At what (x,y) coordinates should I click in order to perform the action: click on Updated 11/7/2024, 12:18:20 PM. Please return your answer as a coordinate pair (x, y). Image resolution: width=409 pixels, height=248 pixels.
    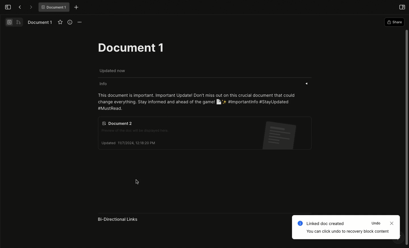
    Looking at the image, I should click on (127, 143).